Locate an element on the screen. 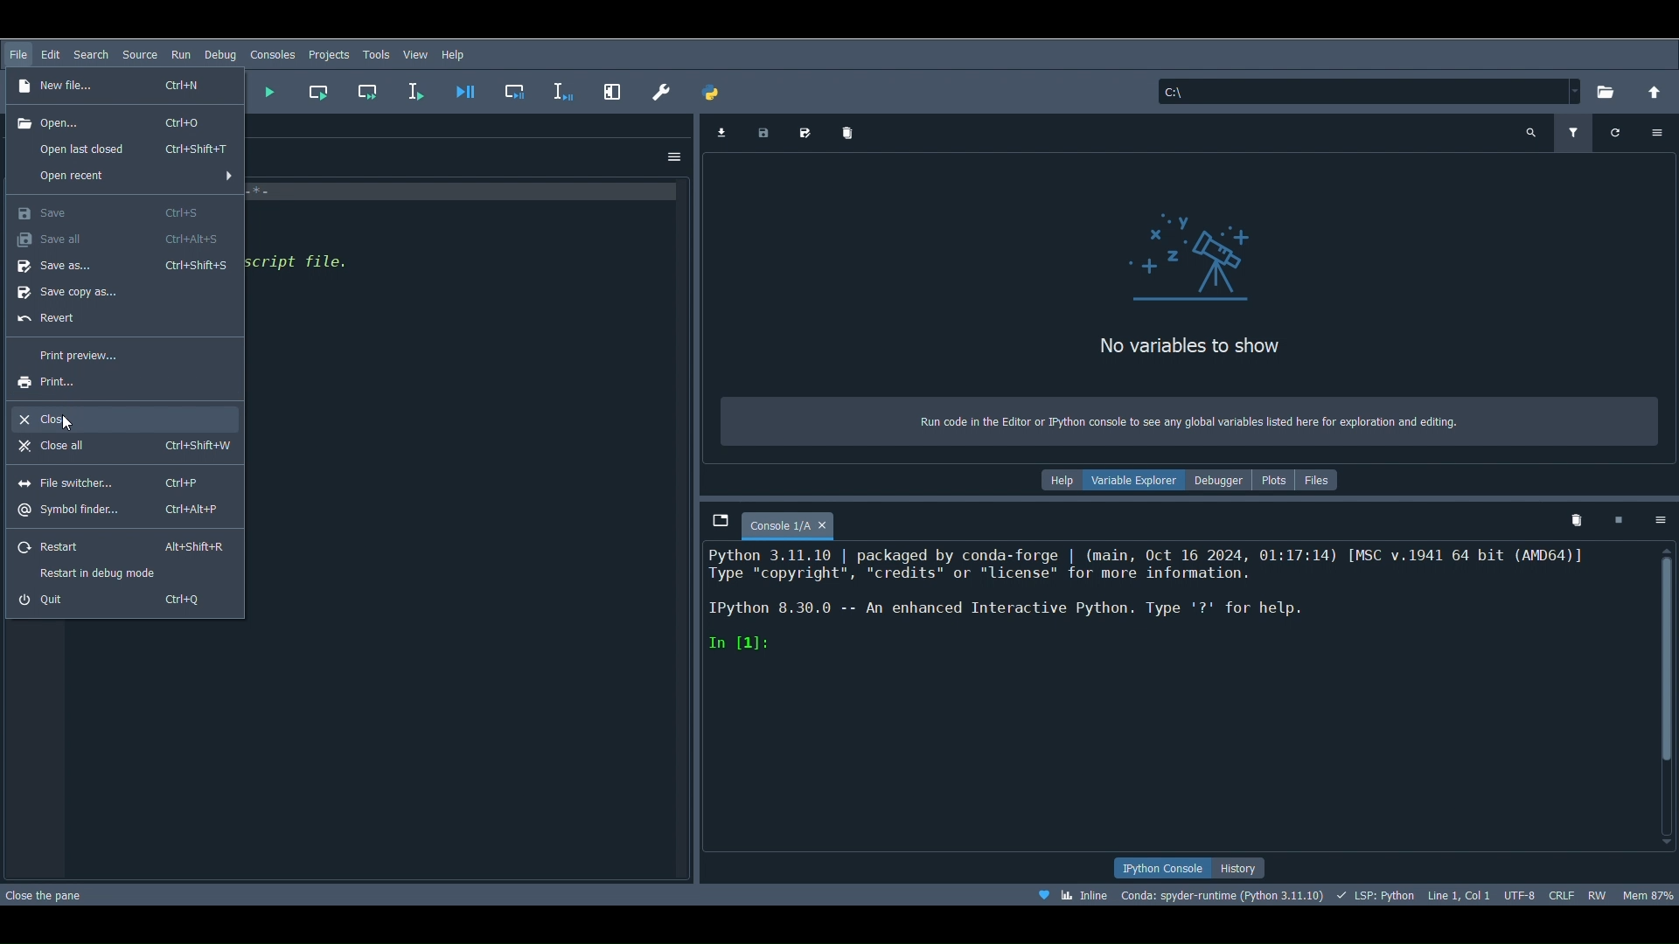  Restart is located at coordinates (121, 544).